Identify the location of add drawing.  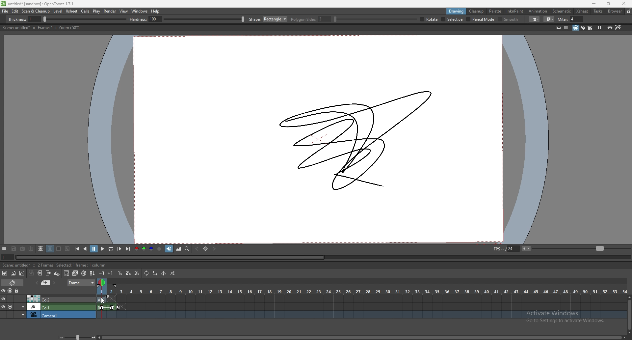
(67, 273).